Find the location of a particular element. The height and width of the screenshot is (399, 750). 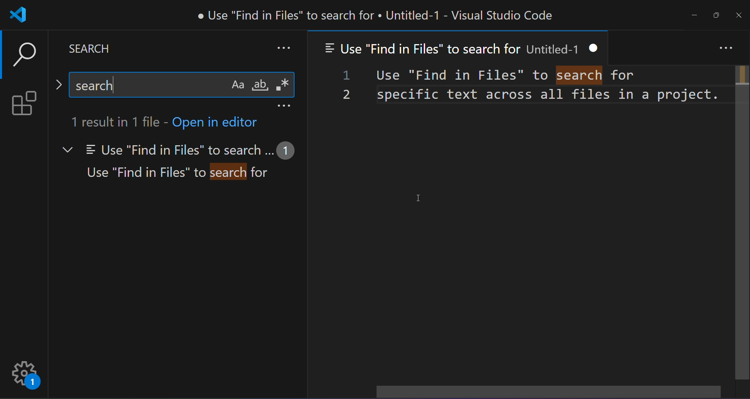

toggle replace is located at coordinates (57, 83).